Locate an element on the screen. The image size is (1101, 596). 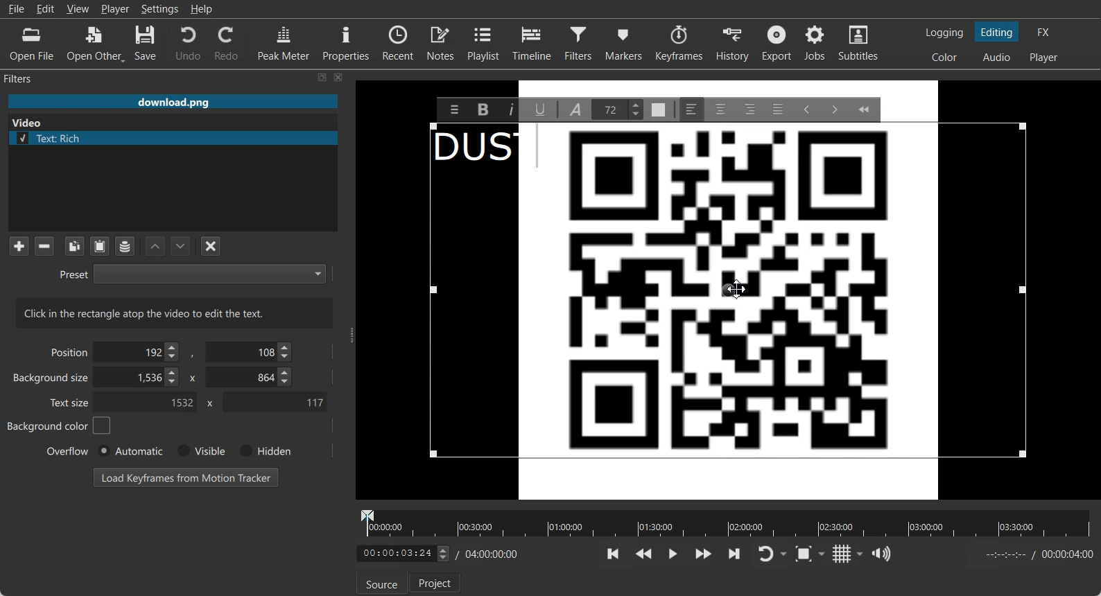
Copy checked filters is located at coordinates (74, 246).